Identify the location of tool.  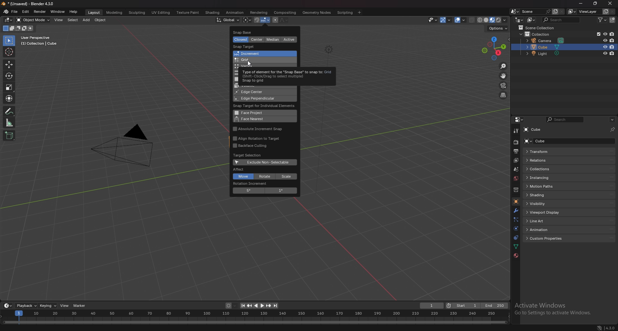
(515, 131).